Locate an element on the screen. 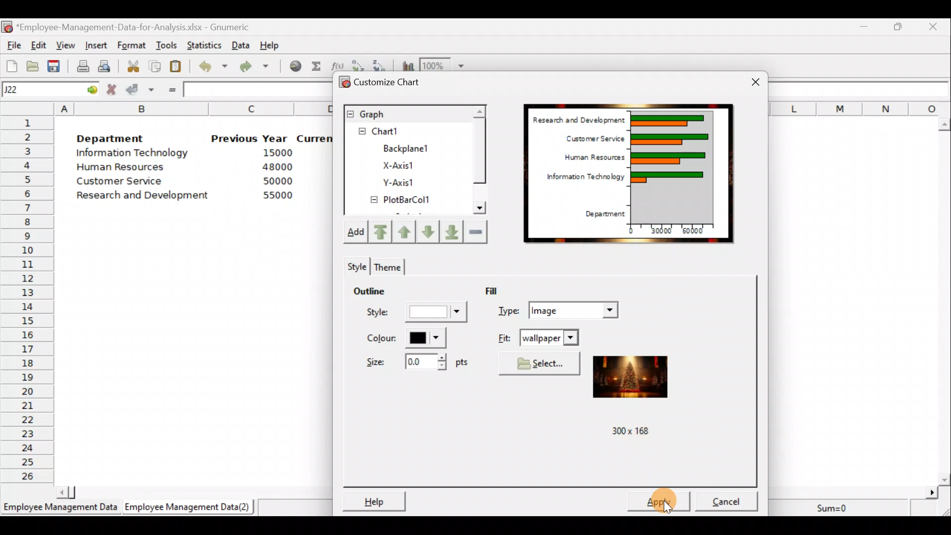  Preview is located at coordinates (630, 373).